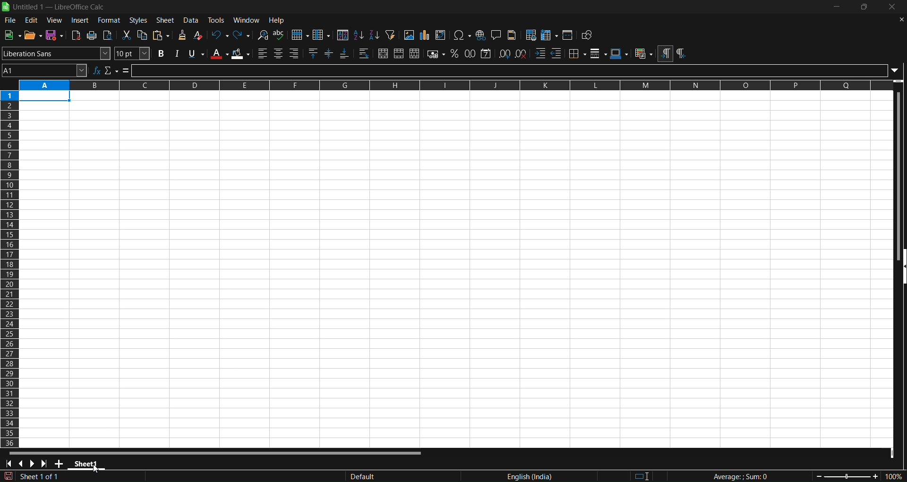 This screenshot has width=907, height=482. I want to click on text language, so click(484, 476).